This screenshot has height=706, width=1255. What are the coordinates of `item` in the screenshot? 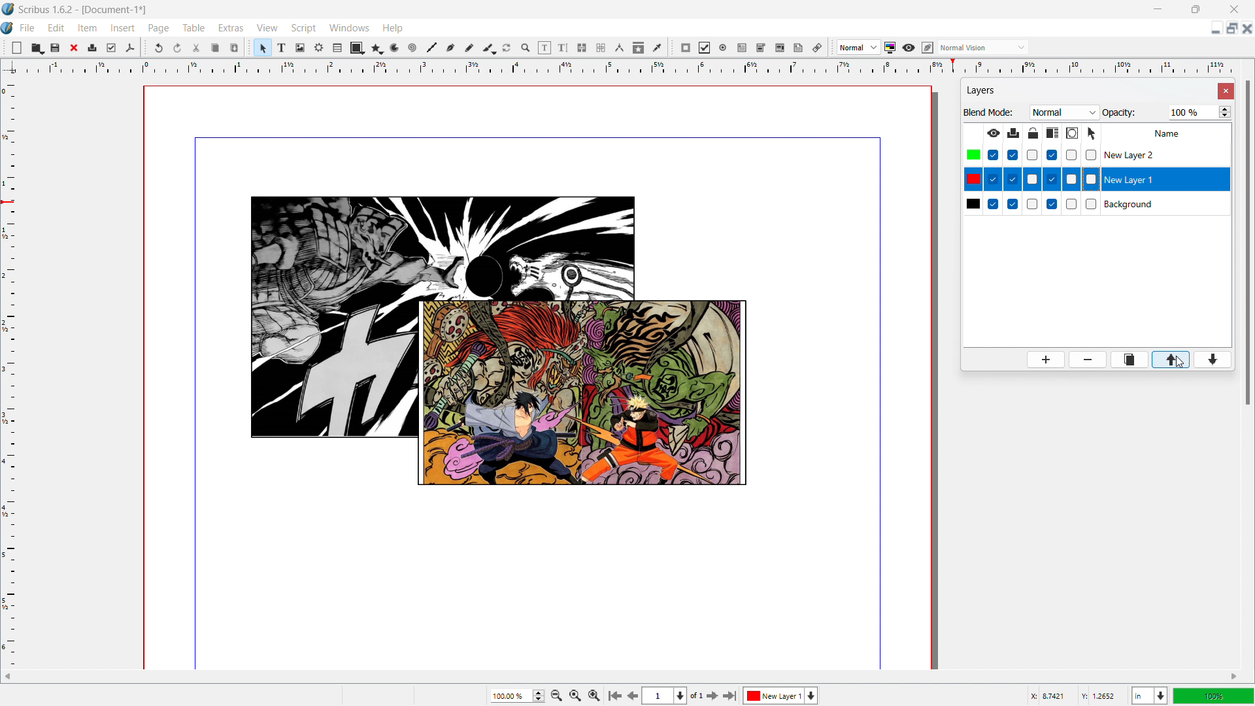 It's located at (88, 28).